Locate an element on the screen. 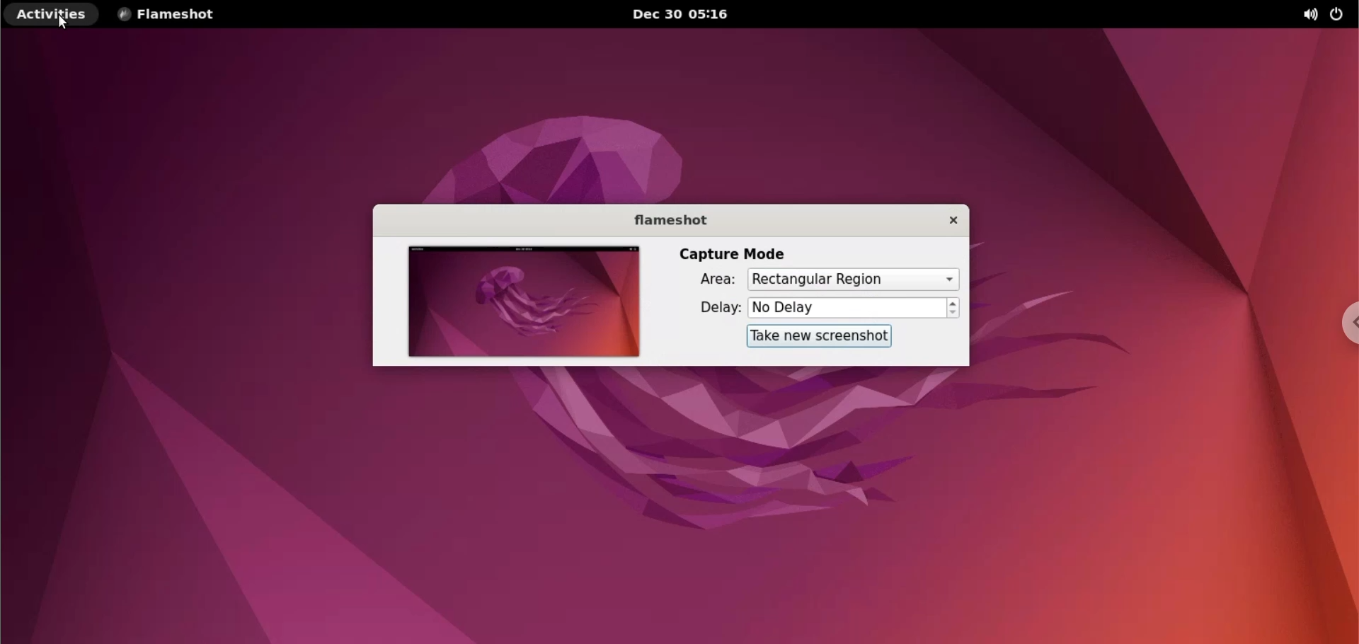 The width and height of the screenshot is (1359, 644). delay options is located at coordinates (847, 309).